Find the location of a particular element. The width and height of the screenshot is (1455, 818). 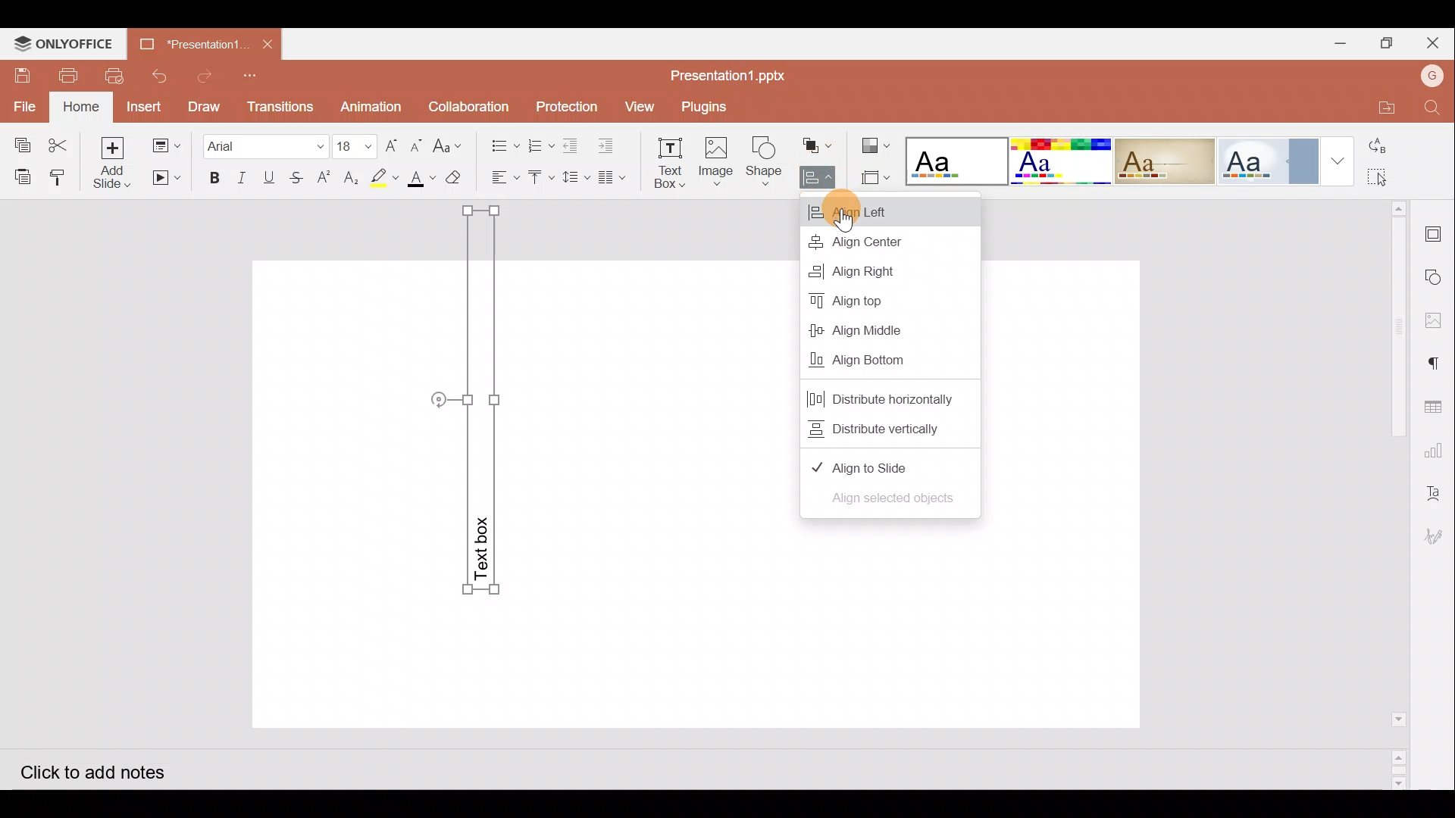

Cut is located at coordinates (63, 142).